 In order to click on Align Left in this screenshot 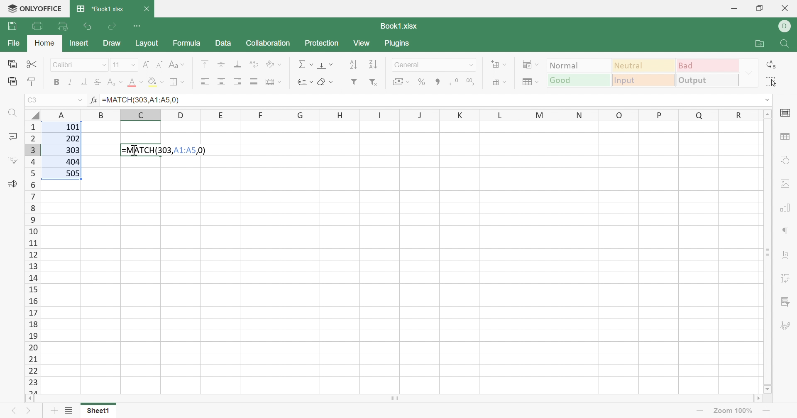, I will do `click(205, 82)`.